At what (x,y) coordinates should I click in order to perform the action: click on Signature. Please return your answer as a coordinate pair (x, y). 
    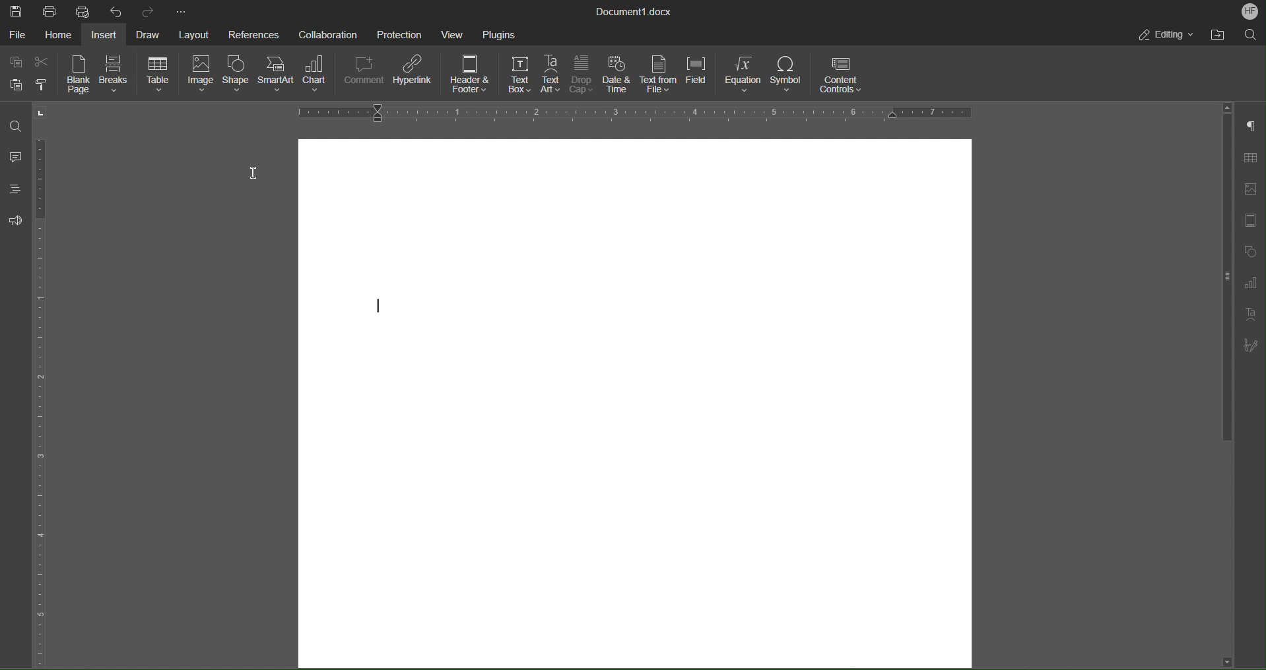
    Looking at the image, I should click on (1250, 346).